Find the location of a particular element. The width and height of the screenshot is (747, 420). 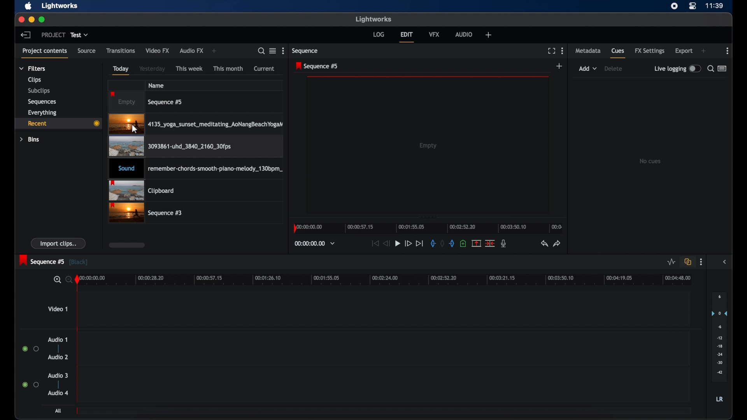

audio 1 is located at coordinates (58, 339).